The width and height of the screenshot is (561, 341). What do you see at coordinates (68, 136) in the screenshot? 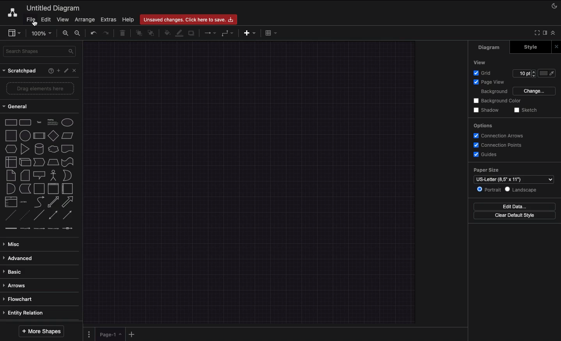
I see `Parallelogram` at bounding box center [68, 136].